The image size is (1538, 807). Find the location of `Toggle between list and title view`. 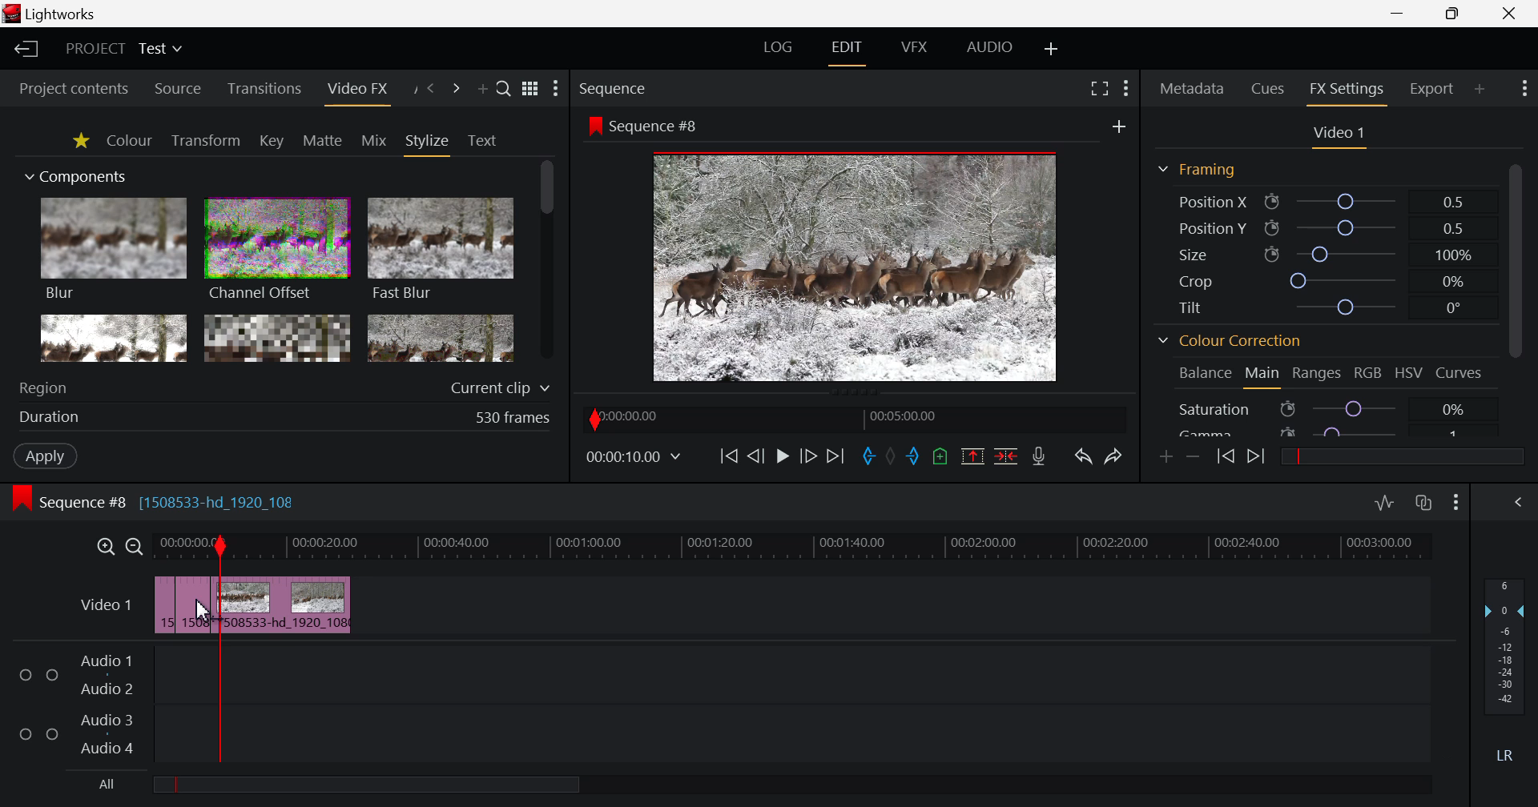

Toggle between list and title view is located at coordinates (529, 89).